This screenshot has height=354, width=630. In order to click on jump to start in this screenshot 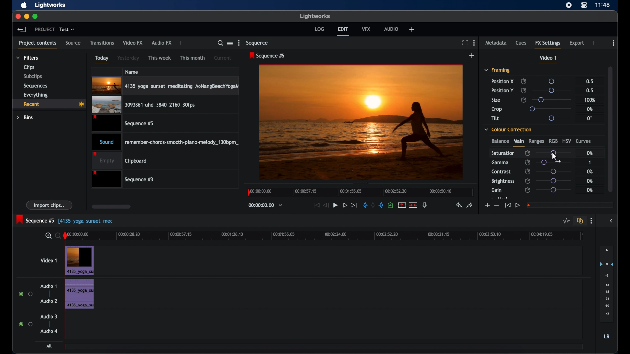, I will do `click(316, 205)`.